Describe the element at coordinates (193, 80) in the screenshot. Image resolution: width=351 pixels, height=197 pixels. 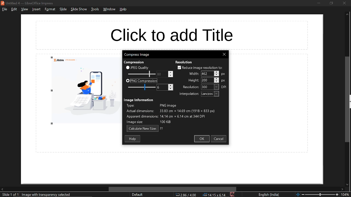
I see `height` at that location.